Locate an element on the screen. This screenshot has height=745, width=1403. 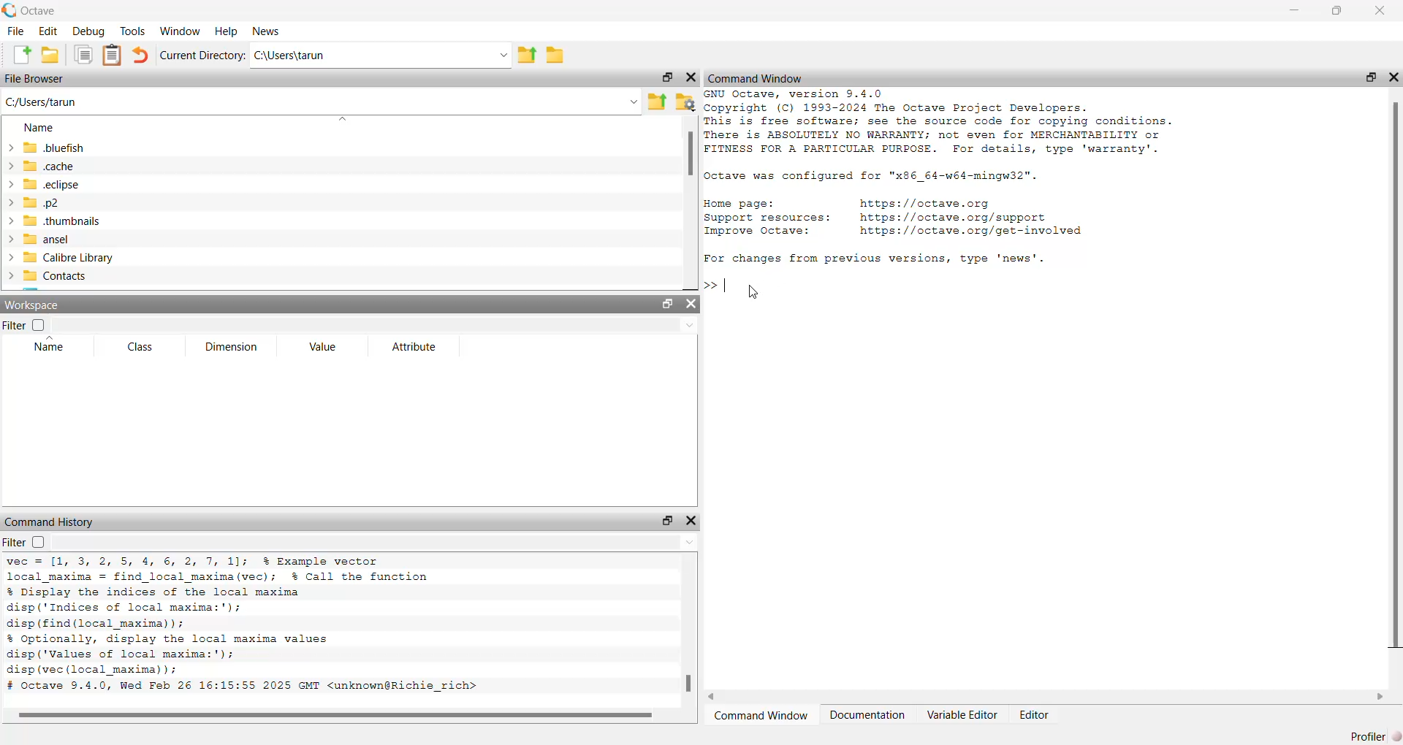
Undo is located at coordinates (142, 55).